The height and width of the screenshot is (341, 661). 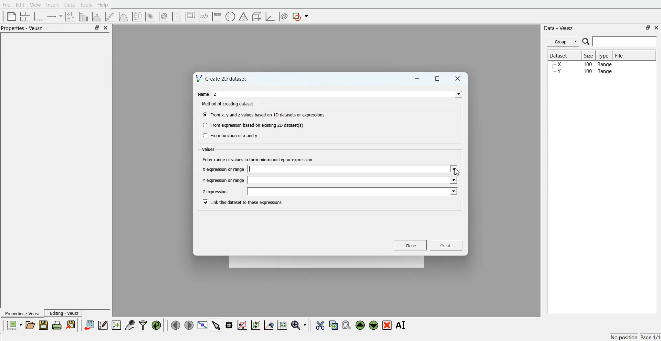 I want to click on Create, so click(x=447, y=245).